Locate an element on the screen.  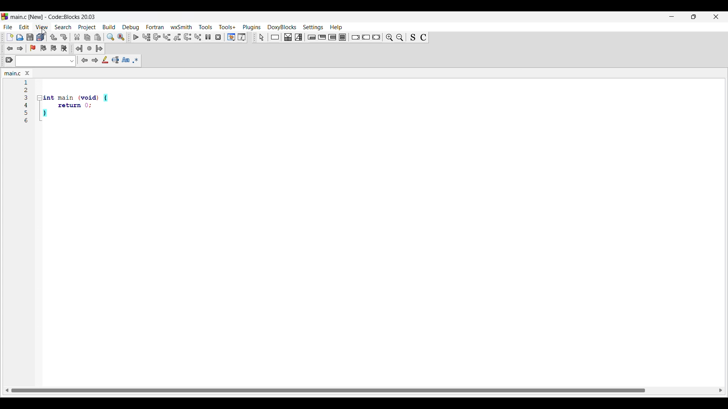
Zoom out is located at coordinates (400, 37).